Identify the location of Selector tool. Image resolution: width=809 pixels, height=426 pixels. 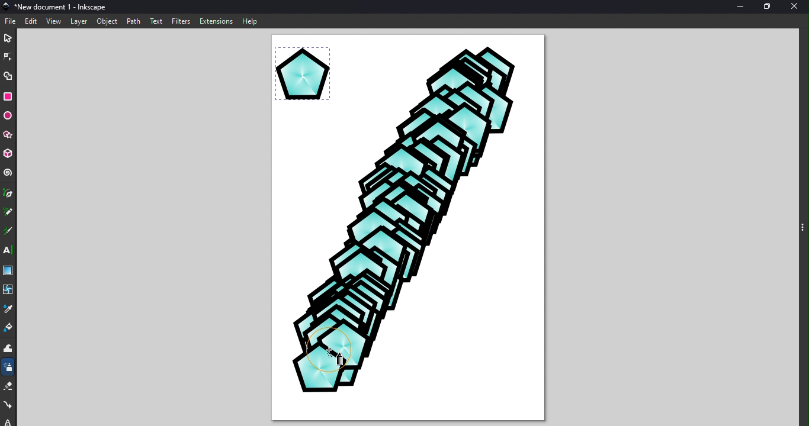
(8, 37).